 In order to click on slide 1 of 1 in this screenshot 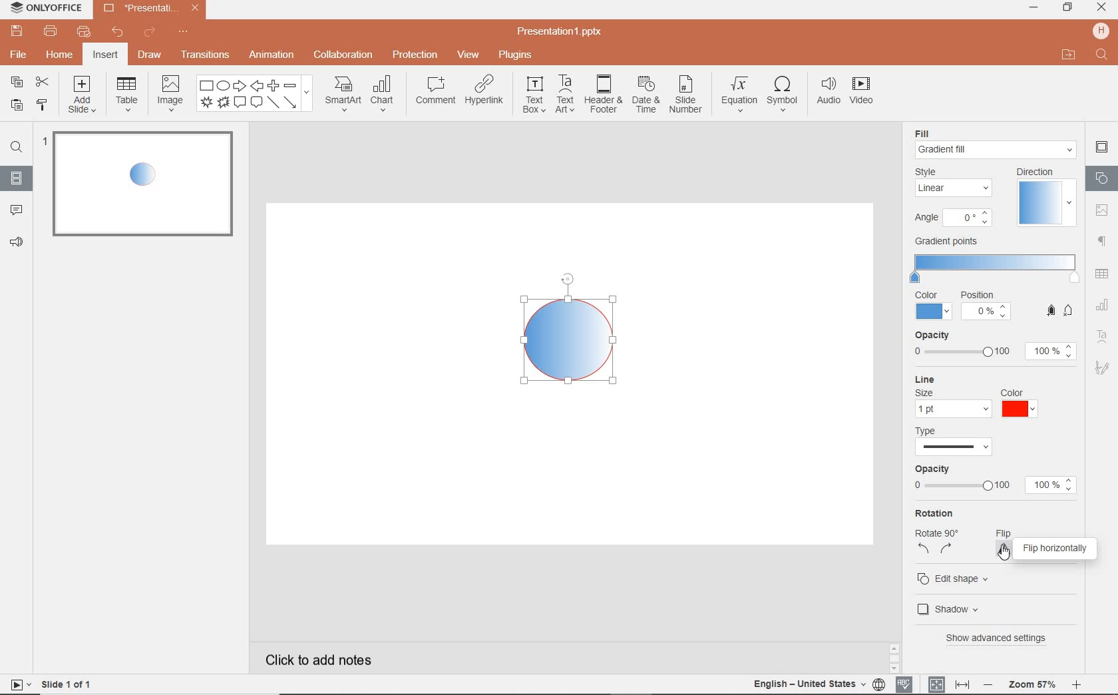, I will do `click(67, 683)`.